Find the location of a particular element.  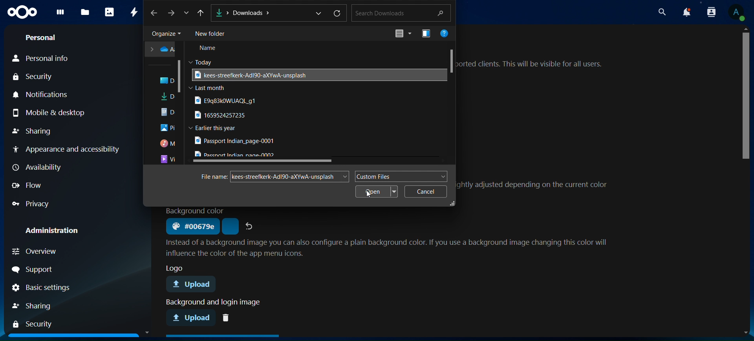

downloads is located at coordinates (169, 98).